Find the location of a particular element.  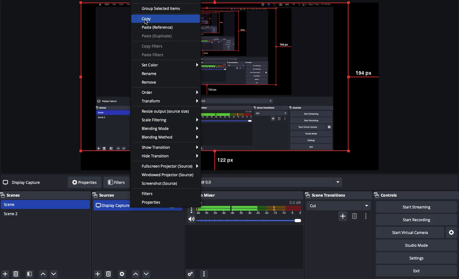

Start streaming is located at coordinates (417, 207).